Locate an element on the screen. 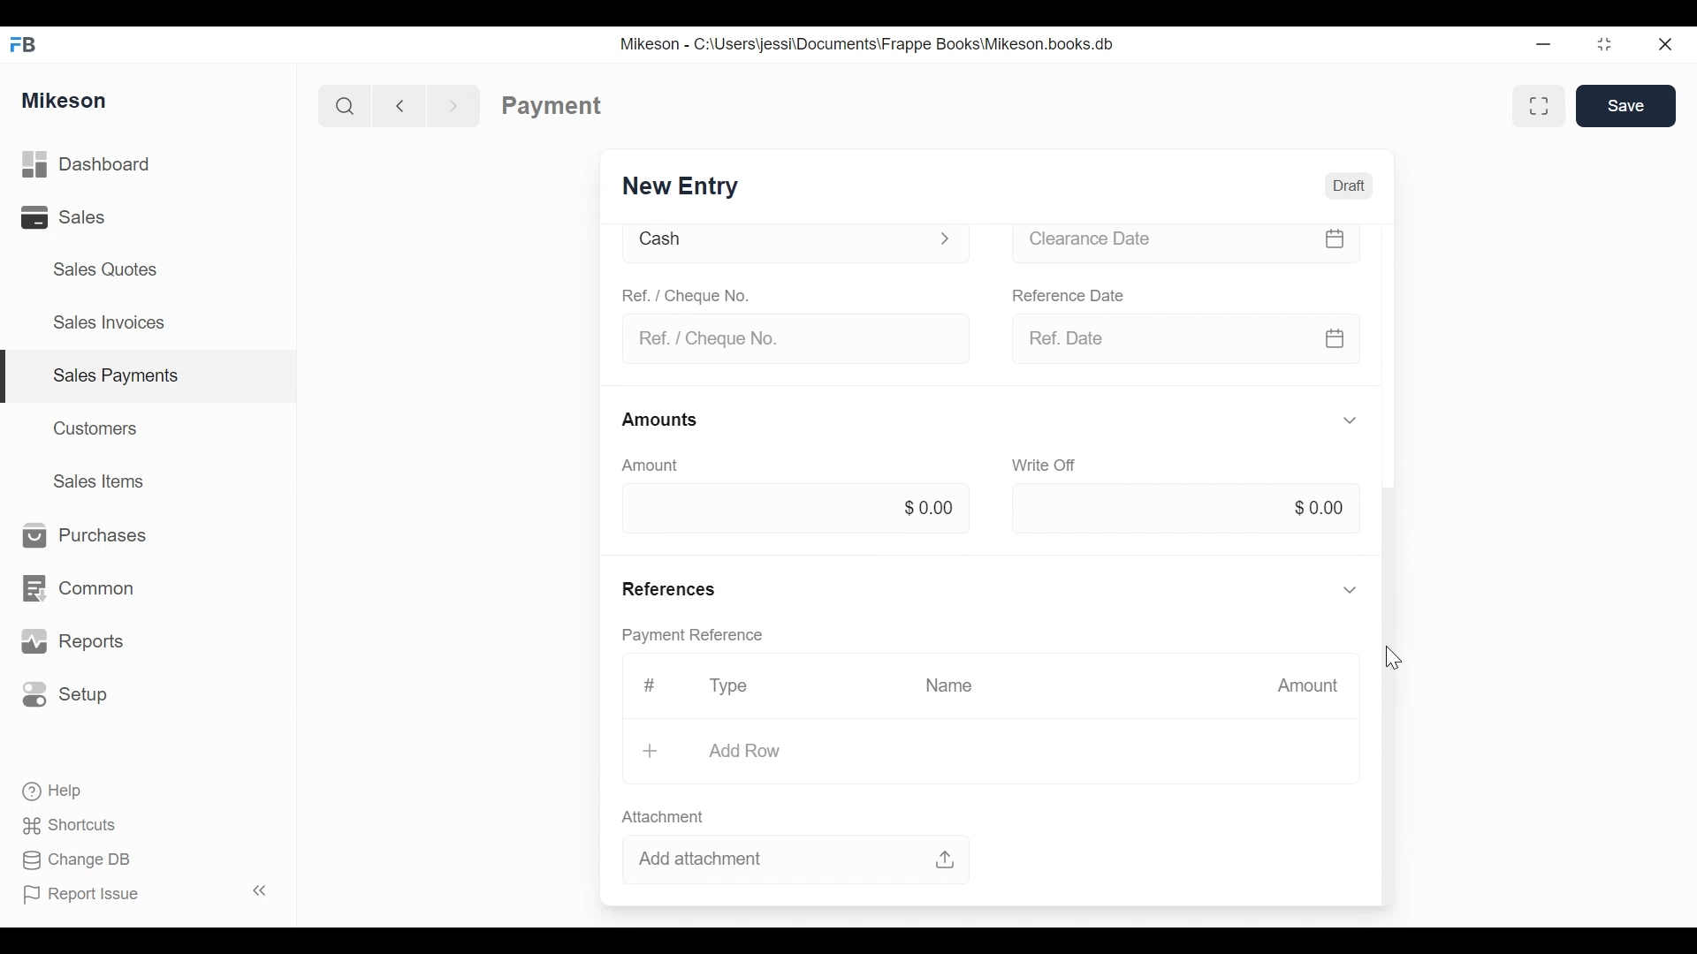 The image size is (1697, 954). clearance date is located at coordinates (1088, 238).